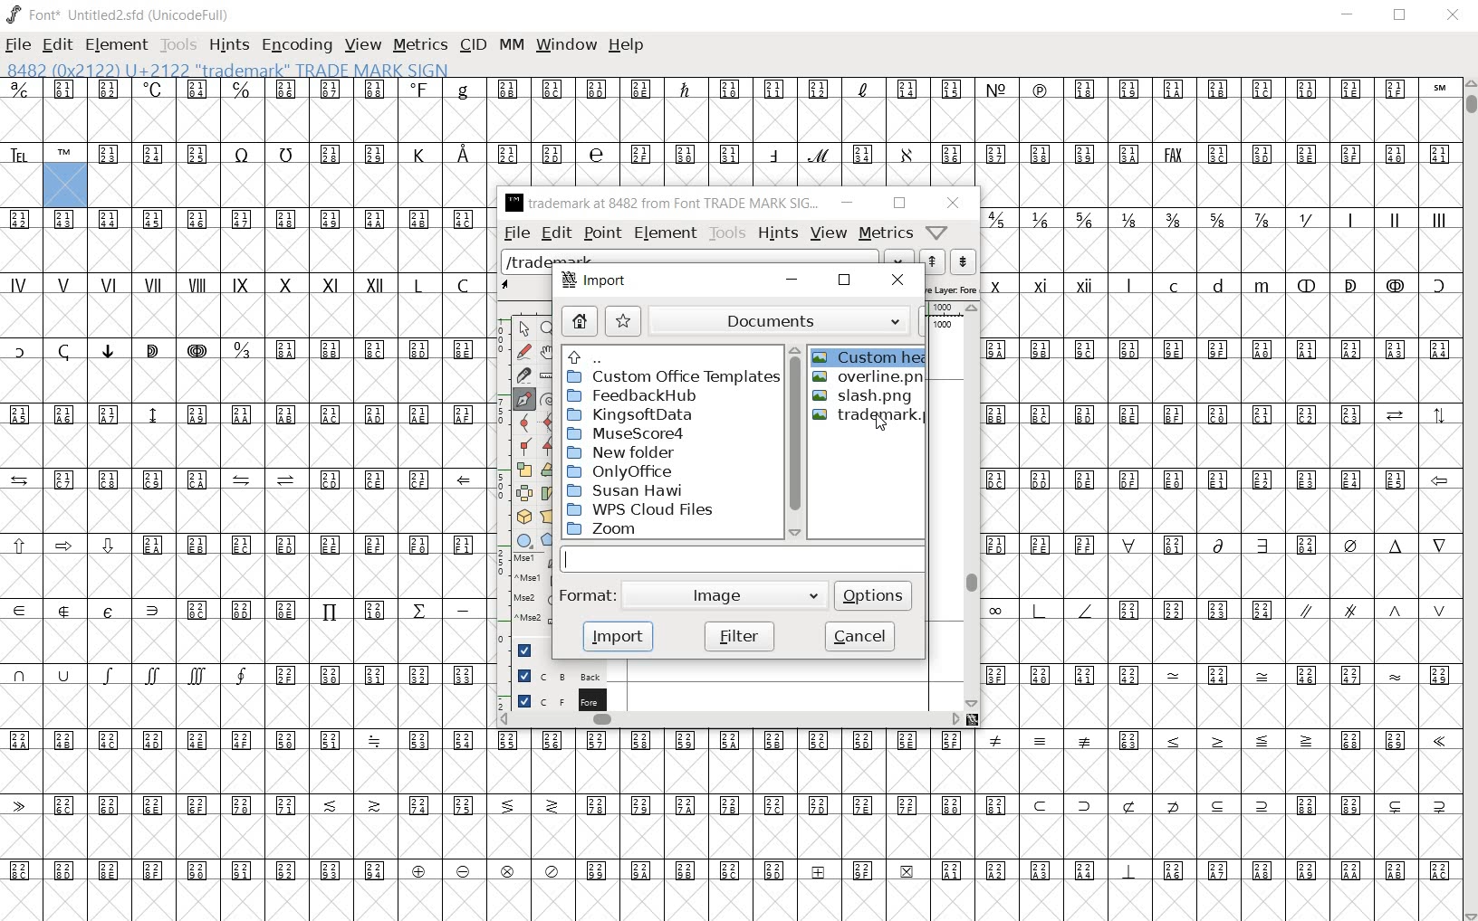  What do you see at coordinates (248, 239) in the screenshot?
I see `symbol` at bounding box center [248, 239].